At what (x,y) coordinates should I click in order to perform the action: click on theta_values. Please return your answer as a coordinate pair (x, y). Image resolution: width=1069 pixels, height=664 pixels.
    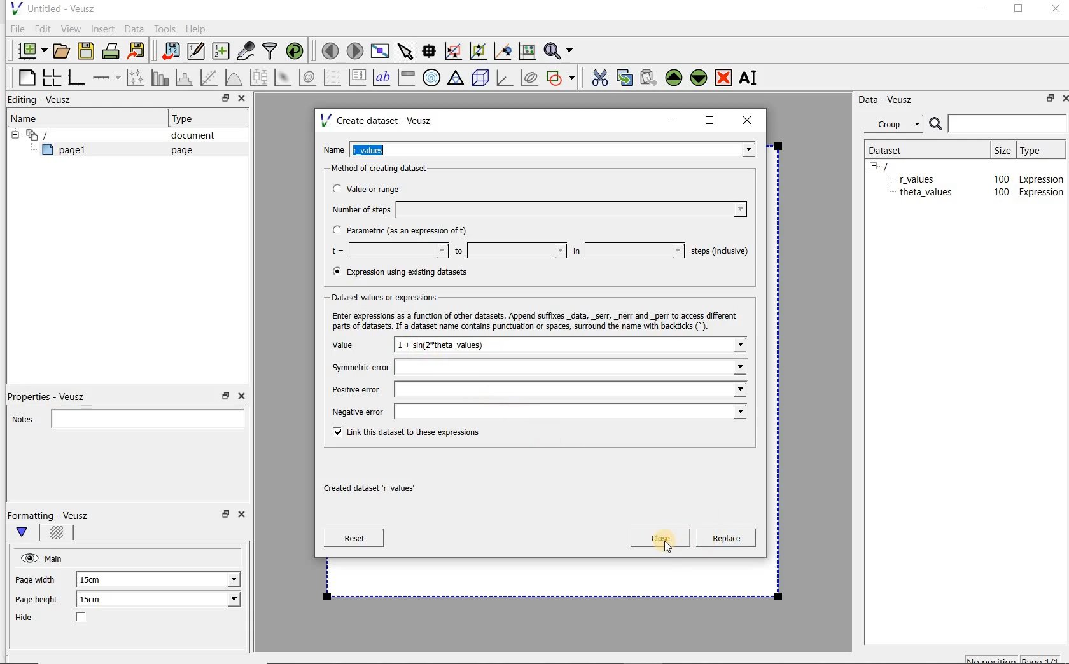
    Looking at the image, I should click on (928, 179).